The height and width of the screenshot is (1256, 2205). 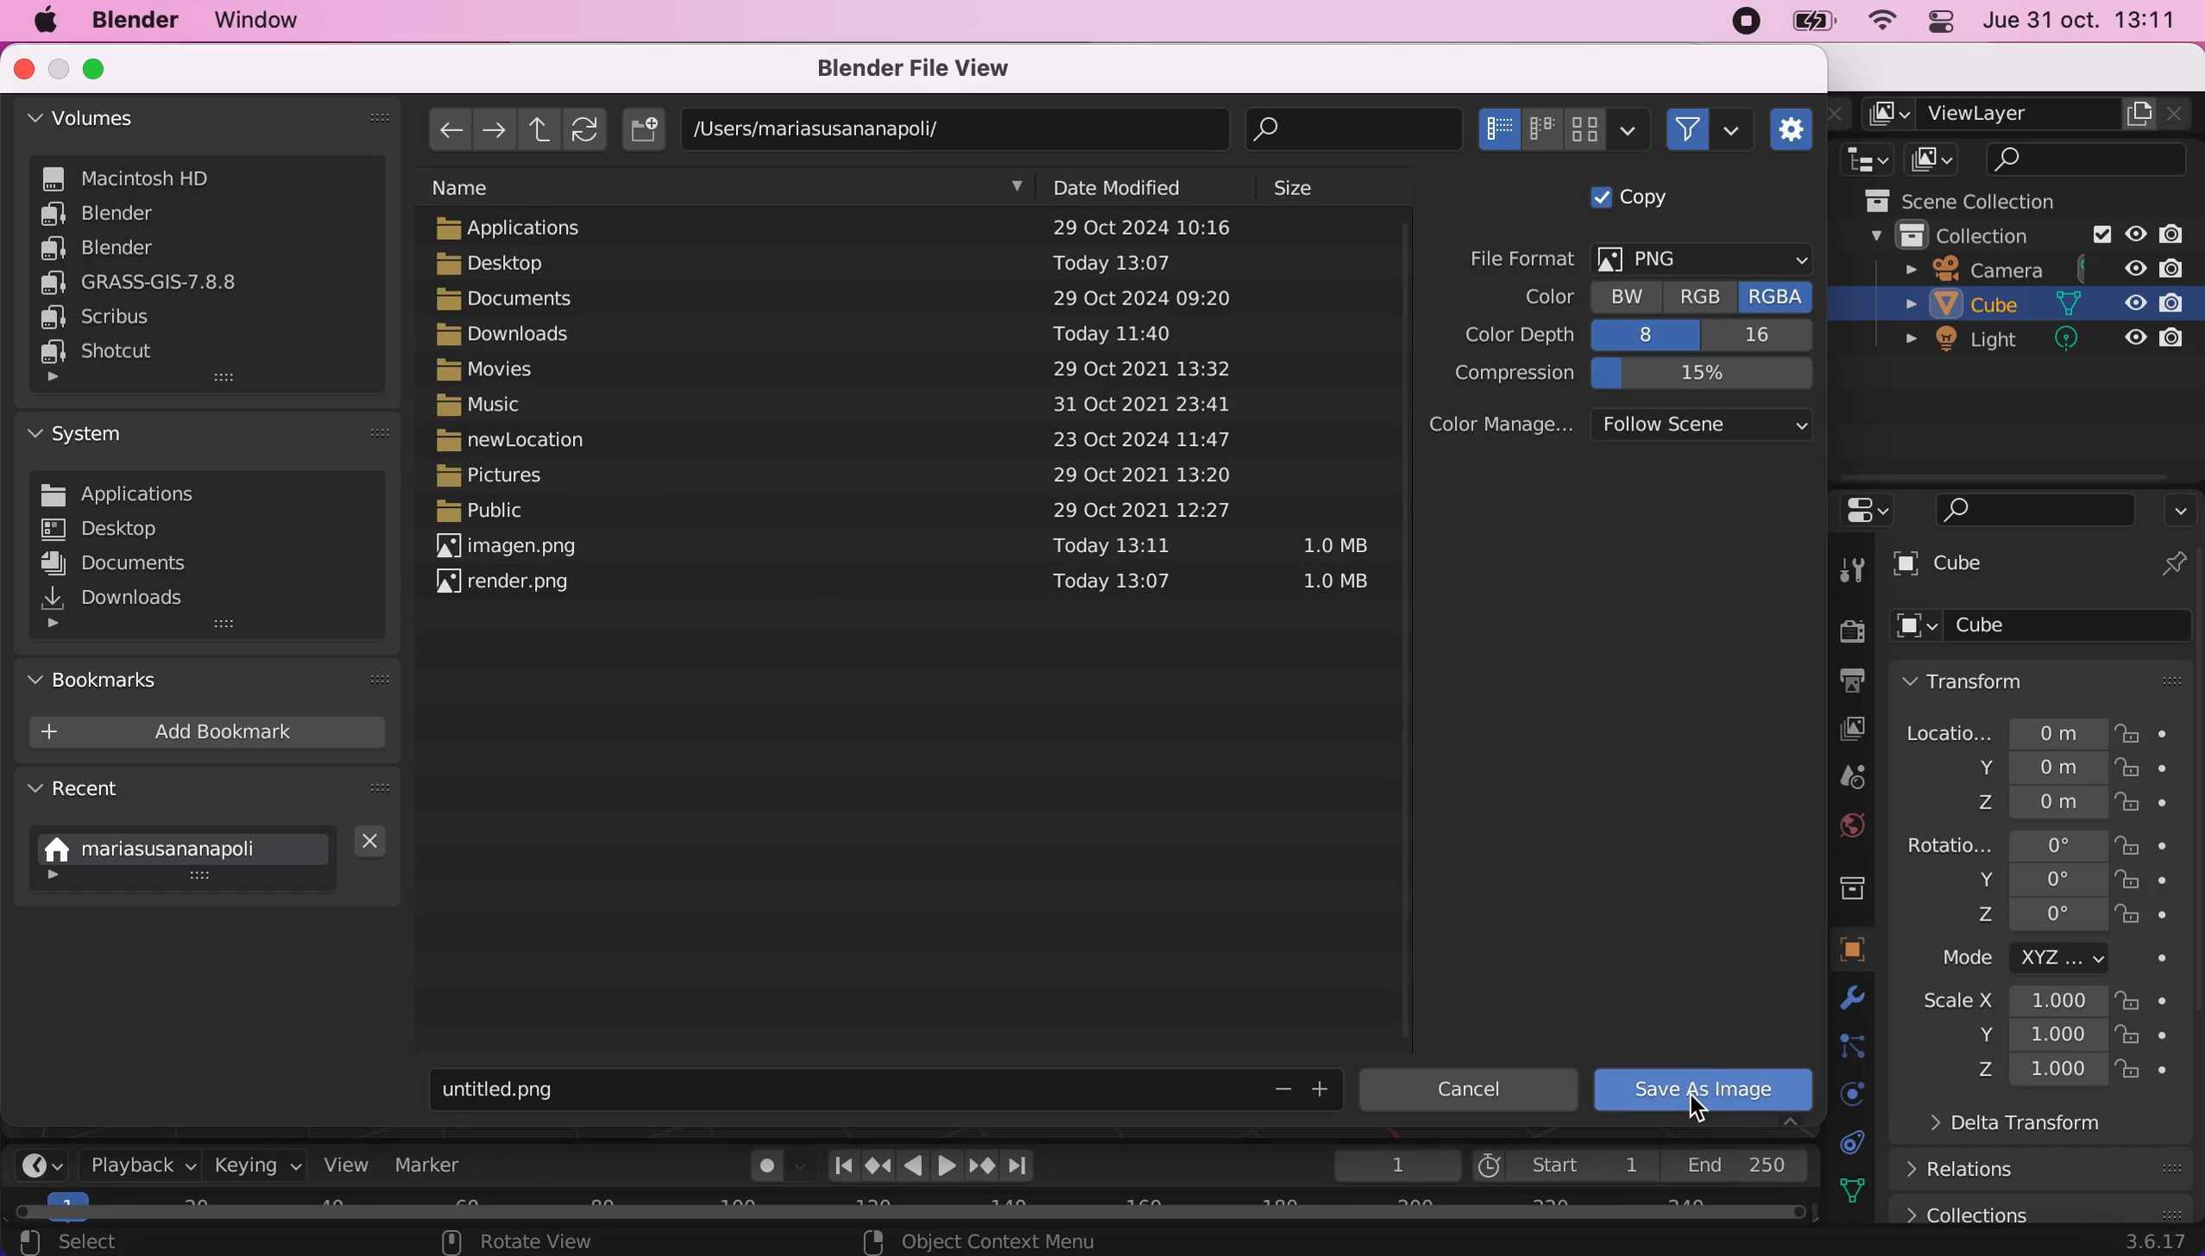 What do you see at coordinates (2005, 728) in the screenshot?
I see `location` at bounding box center [2005, 728].